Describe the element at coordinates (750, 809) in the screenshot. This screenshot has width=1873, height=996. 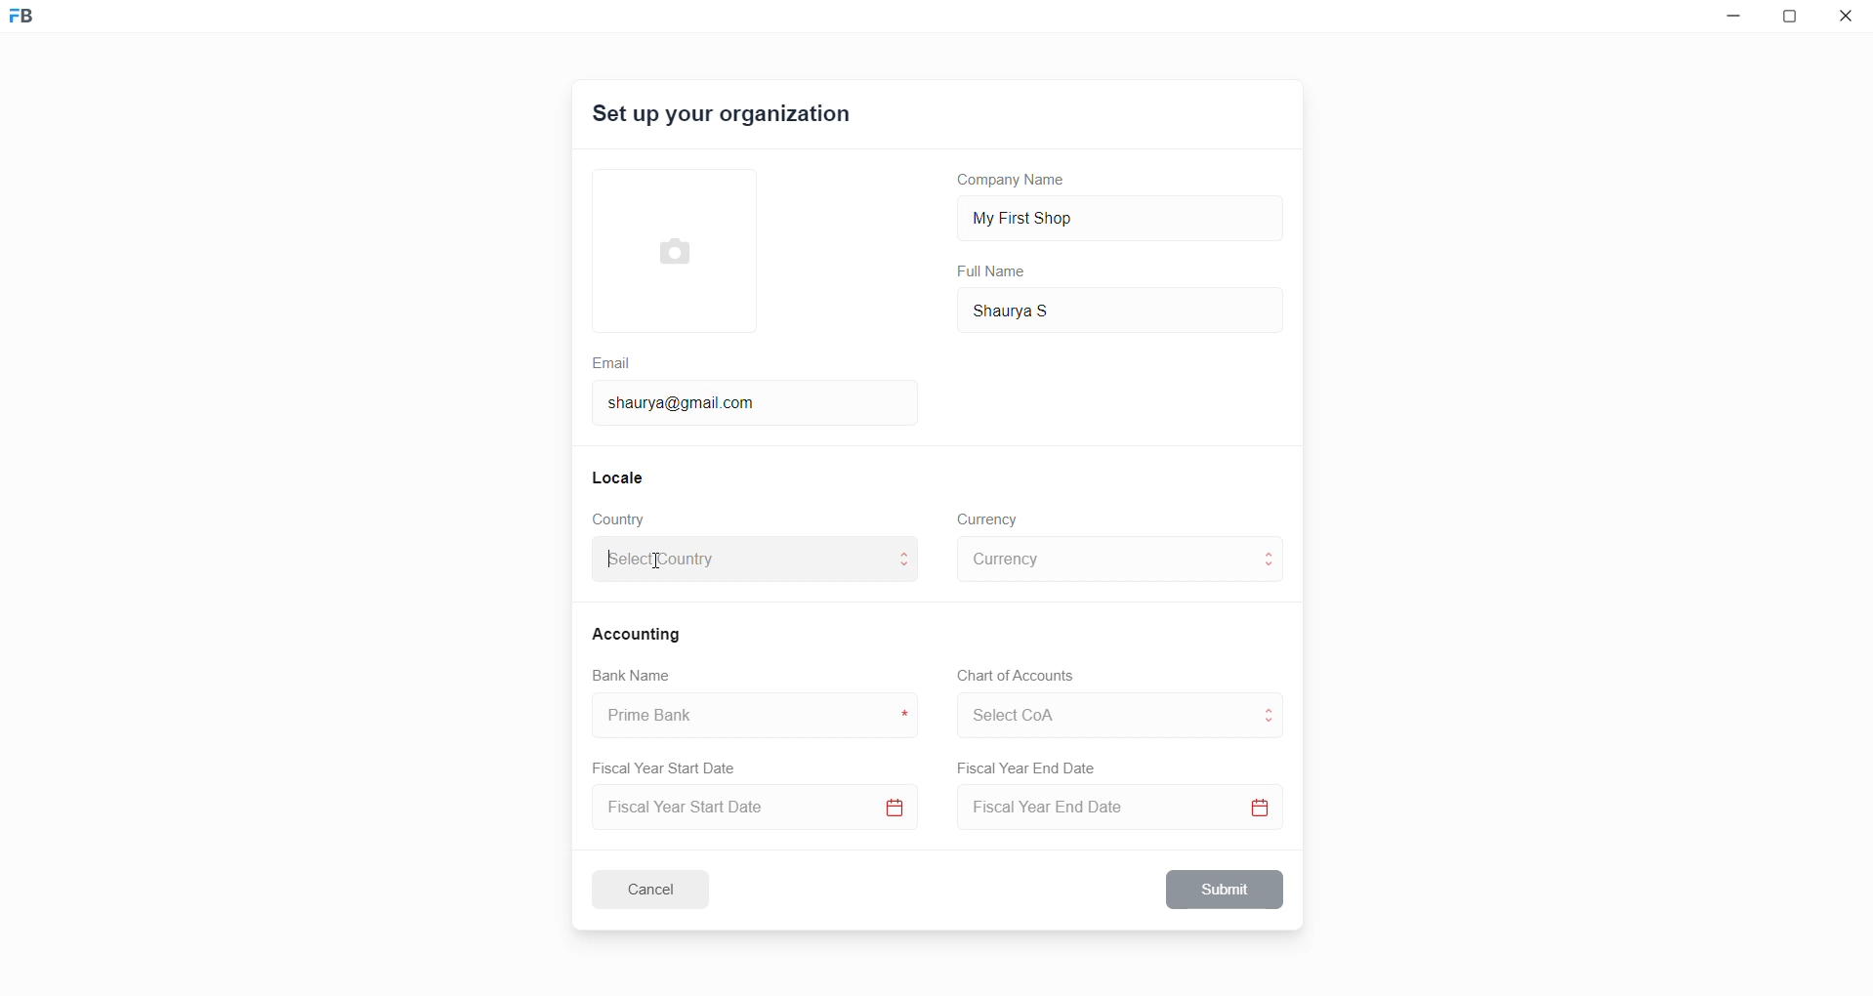
I see `select fiscal year start date` at that location.